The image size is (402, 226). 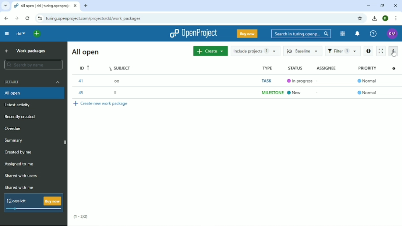 What do you see at coordinates (33, 65) in the screenshot?
I see `Search by name` at bounding box center [33, 65].